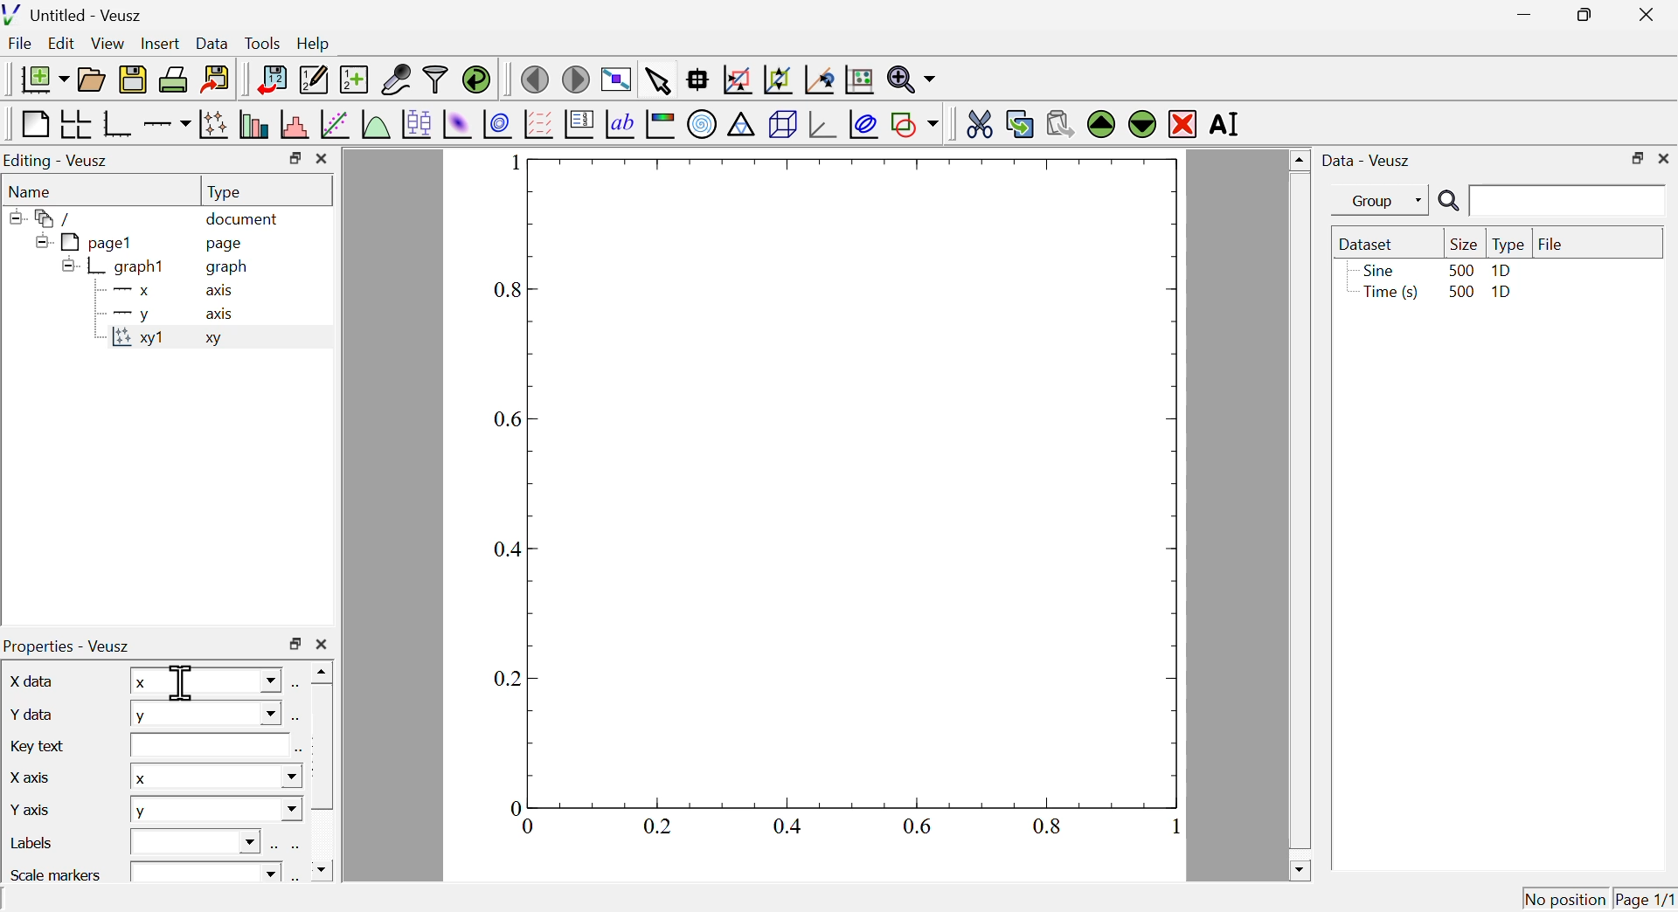 This screenshot has width=1678, height=912. I want to click on create new data sets using ranges, so click(354, 78).